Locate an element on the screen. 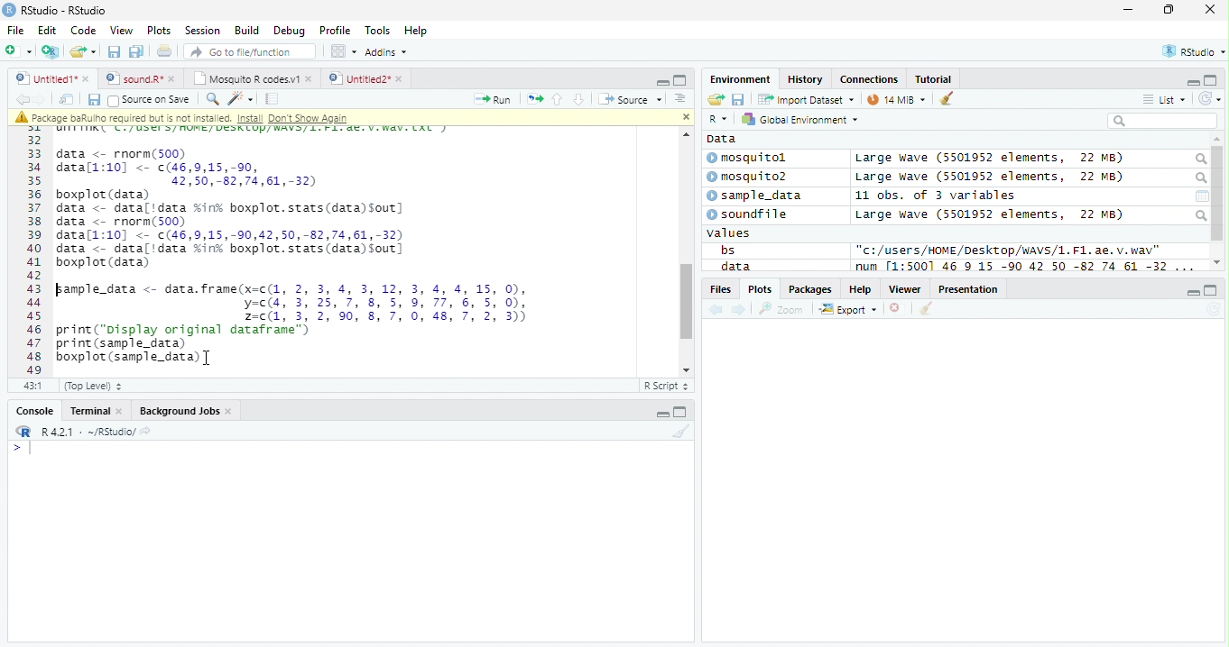 This screenshot has width=1229, height=647. Large wave (5501952 elements, 22 MB) is located at coordinates (989, 159).